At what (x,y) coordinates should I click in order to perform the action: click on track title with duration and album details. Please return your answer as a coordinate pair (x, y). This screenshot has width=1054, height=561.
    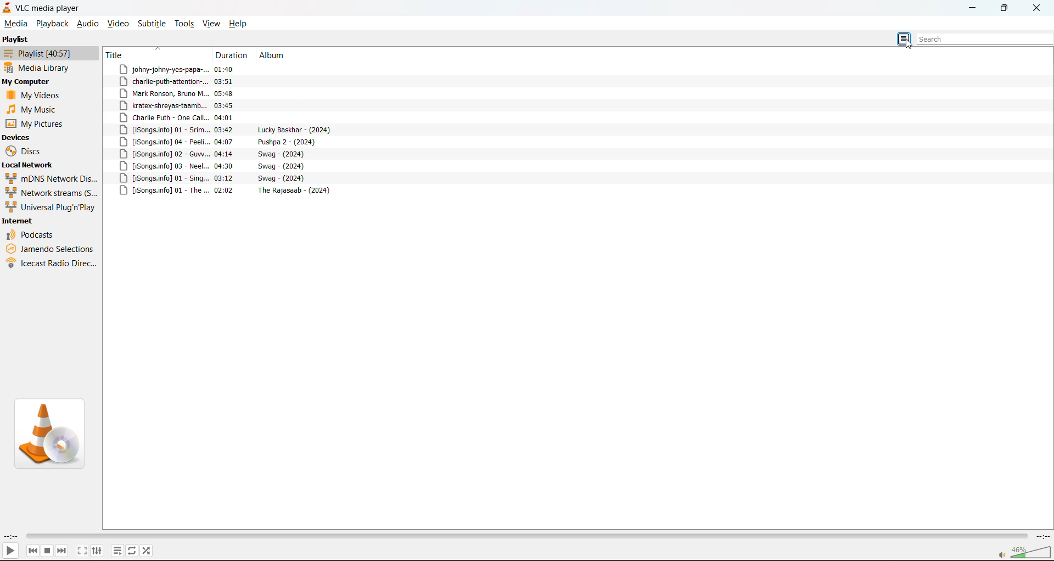
    Looking at the image, I should click on (206, 105).